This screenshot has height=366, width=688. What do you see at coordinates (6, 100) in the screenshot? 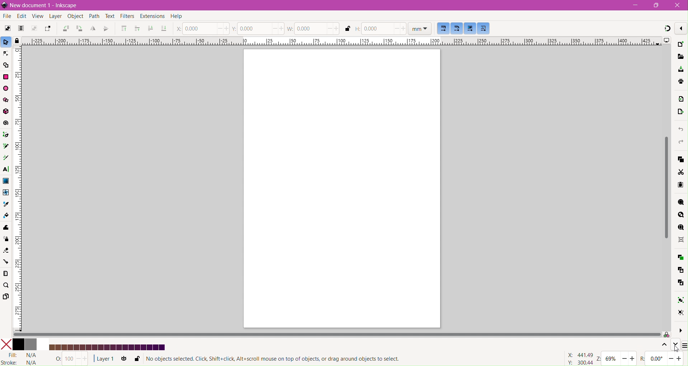
I see `Star/Polygon Tool` at bounding box center [6, 100].